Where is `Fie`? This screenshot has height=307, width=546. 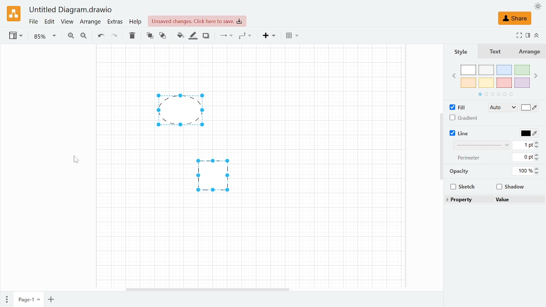 Fie is located at coordinates (33, 22).